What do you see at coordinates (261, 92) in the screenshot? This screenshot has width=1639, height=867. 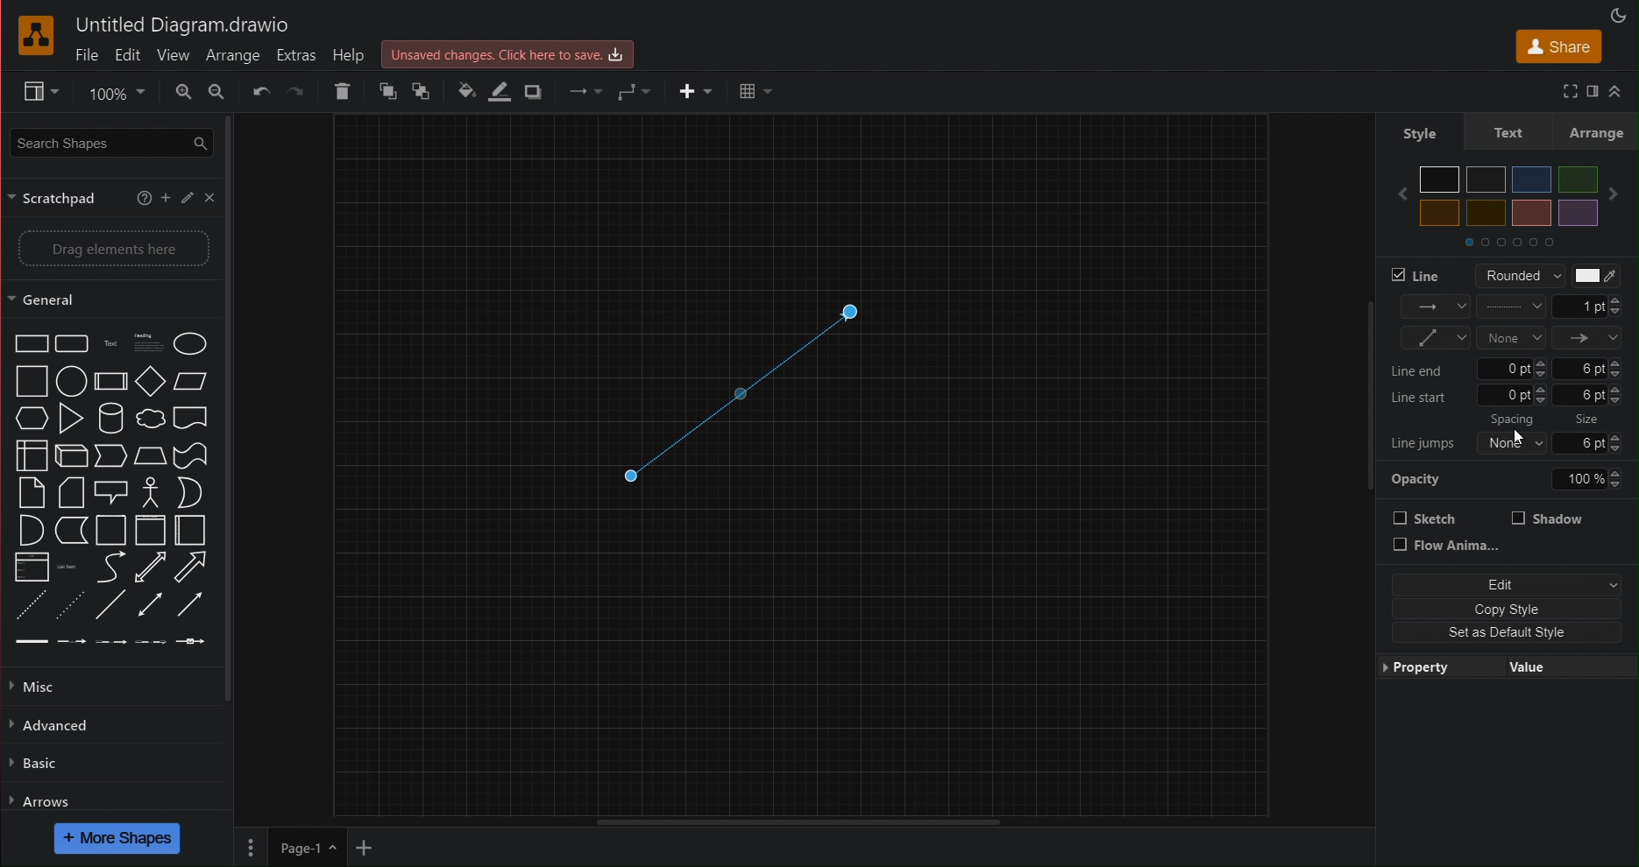 I see `Undo` at bounding box center [261, 92].